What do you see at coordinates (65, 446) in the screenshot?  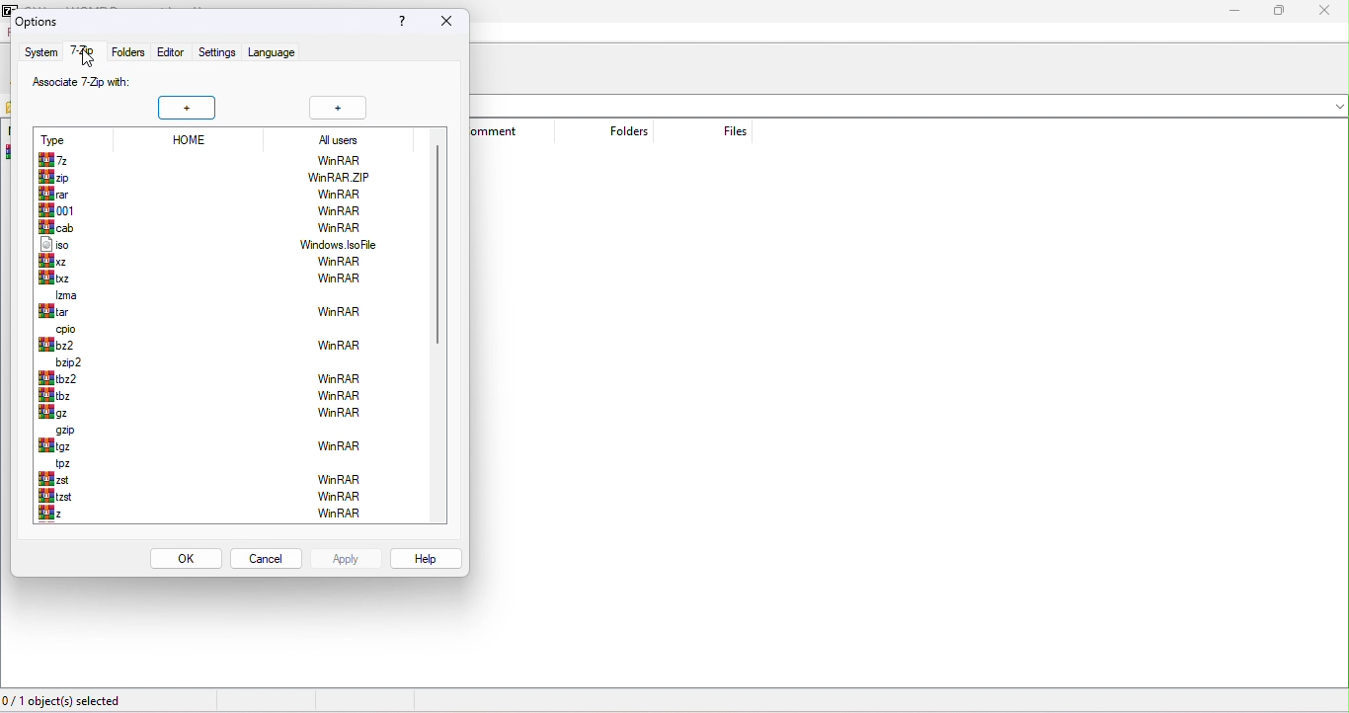 I see `tgz` at bounding box center [65, 446].